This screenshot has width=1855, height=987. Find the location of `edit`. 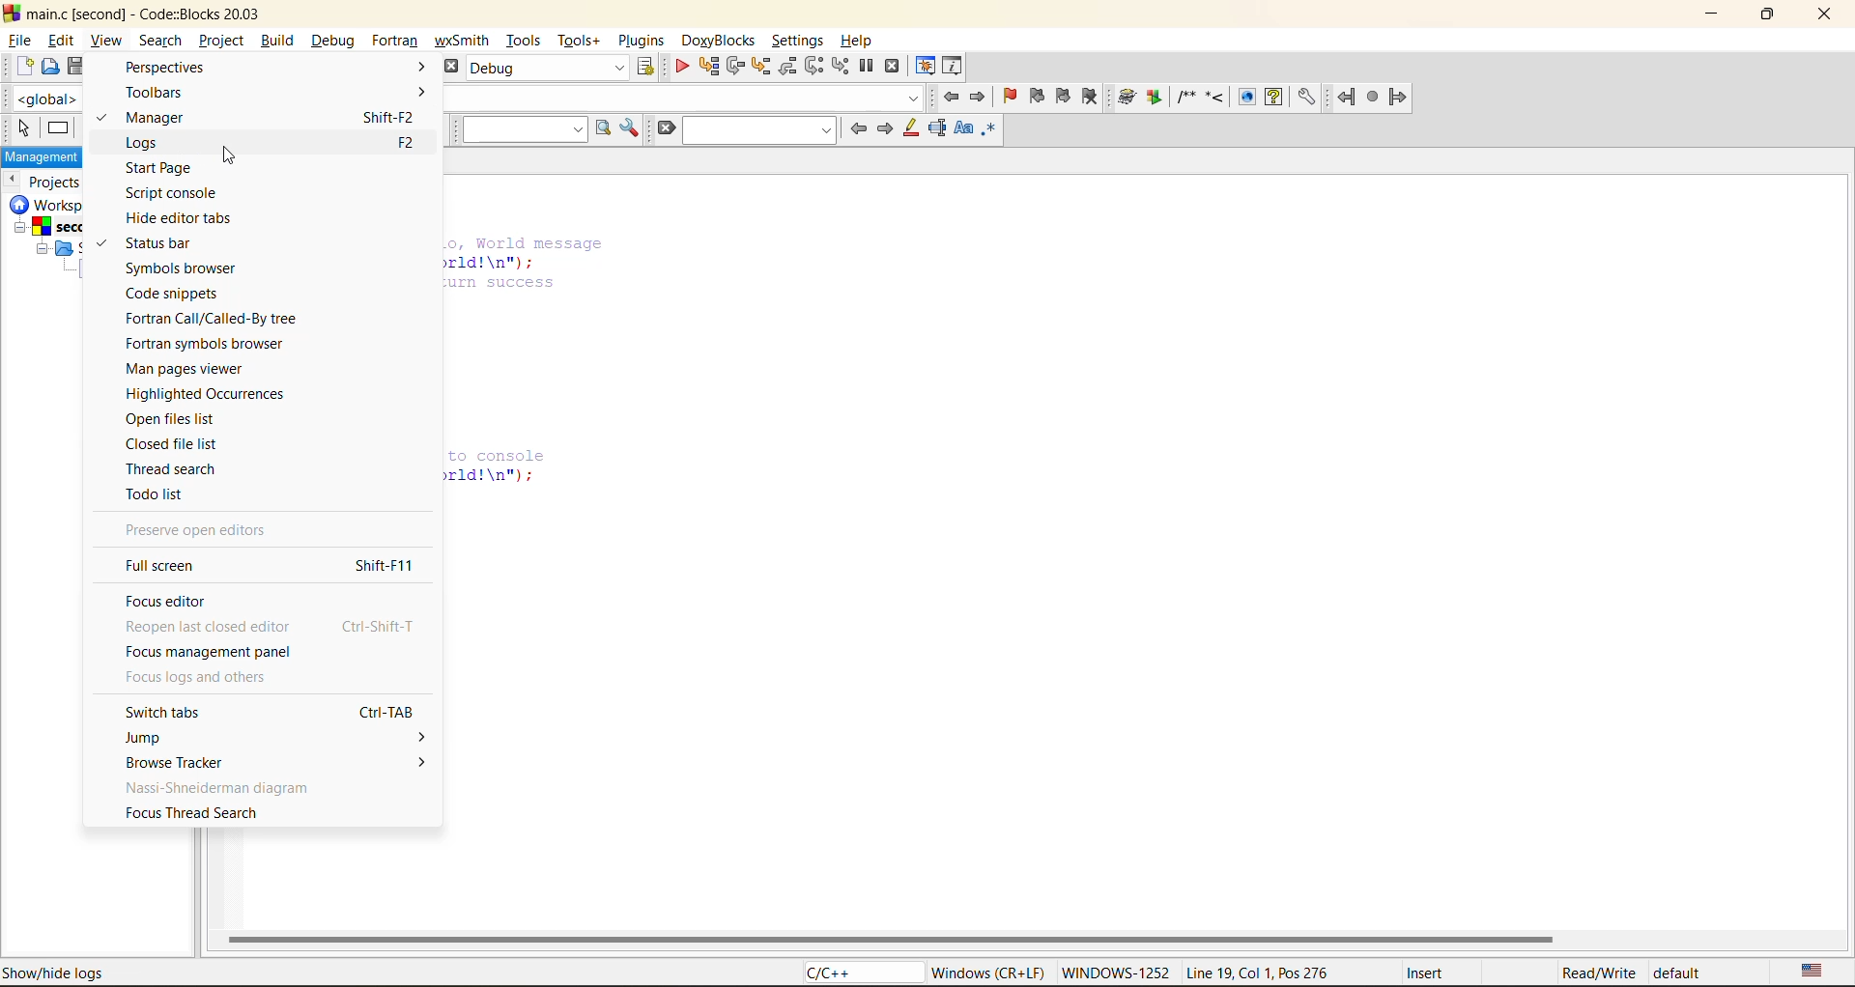

edit is located at coordinates (61, 38).